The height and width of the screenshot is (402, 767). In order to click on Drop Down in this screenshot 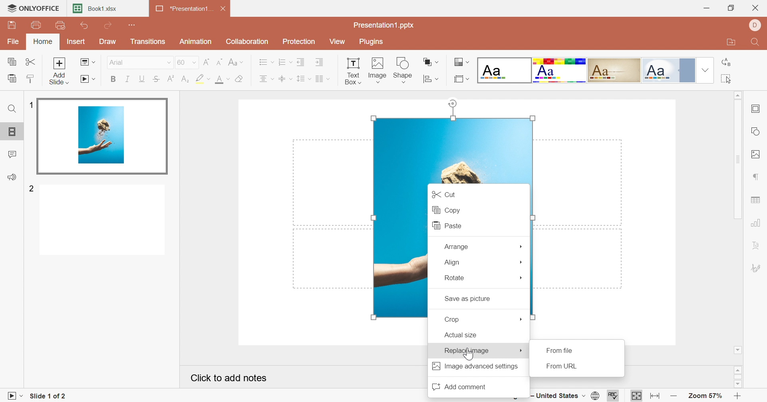, I will do `click(522, 319)`.